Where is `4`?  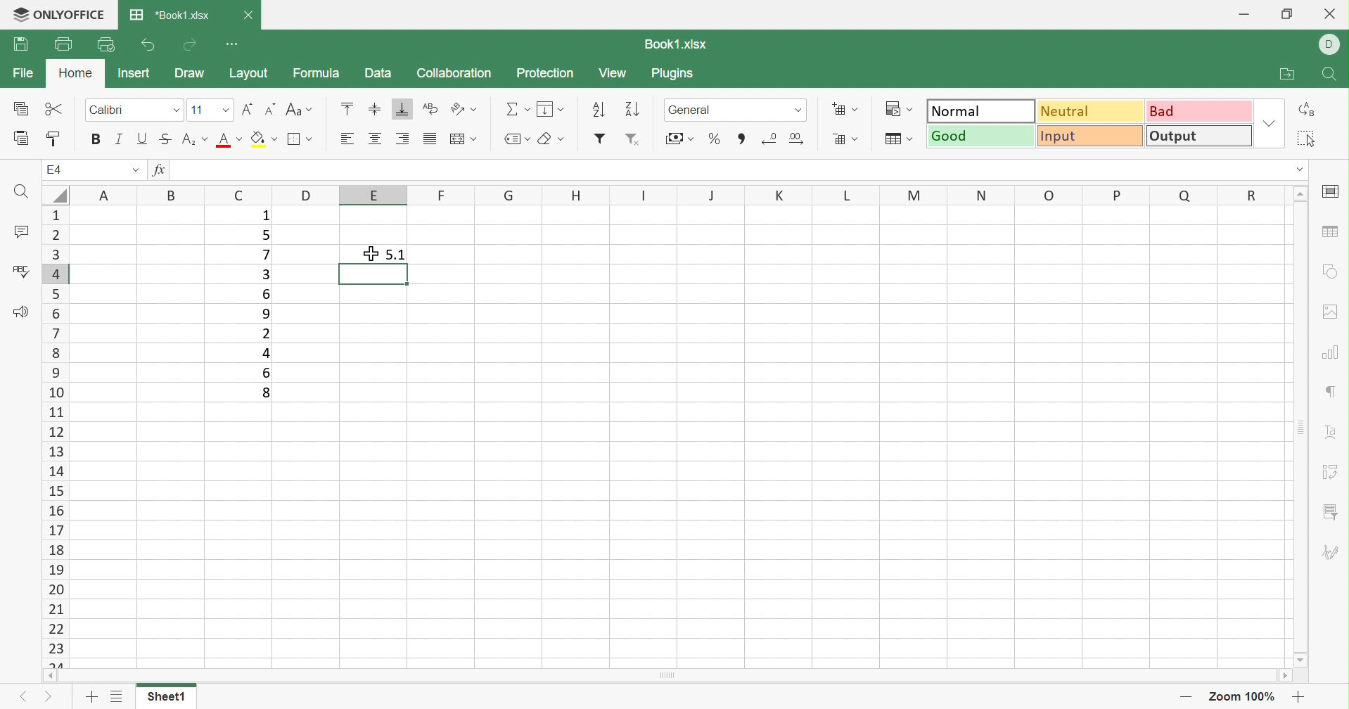
4 is located at coordinates (264, 354).